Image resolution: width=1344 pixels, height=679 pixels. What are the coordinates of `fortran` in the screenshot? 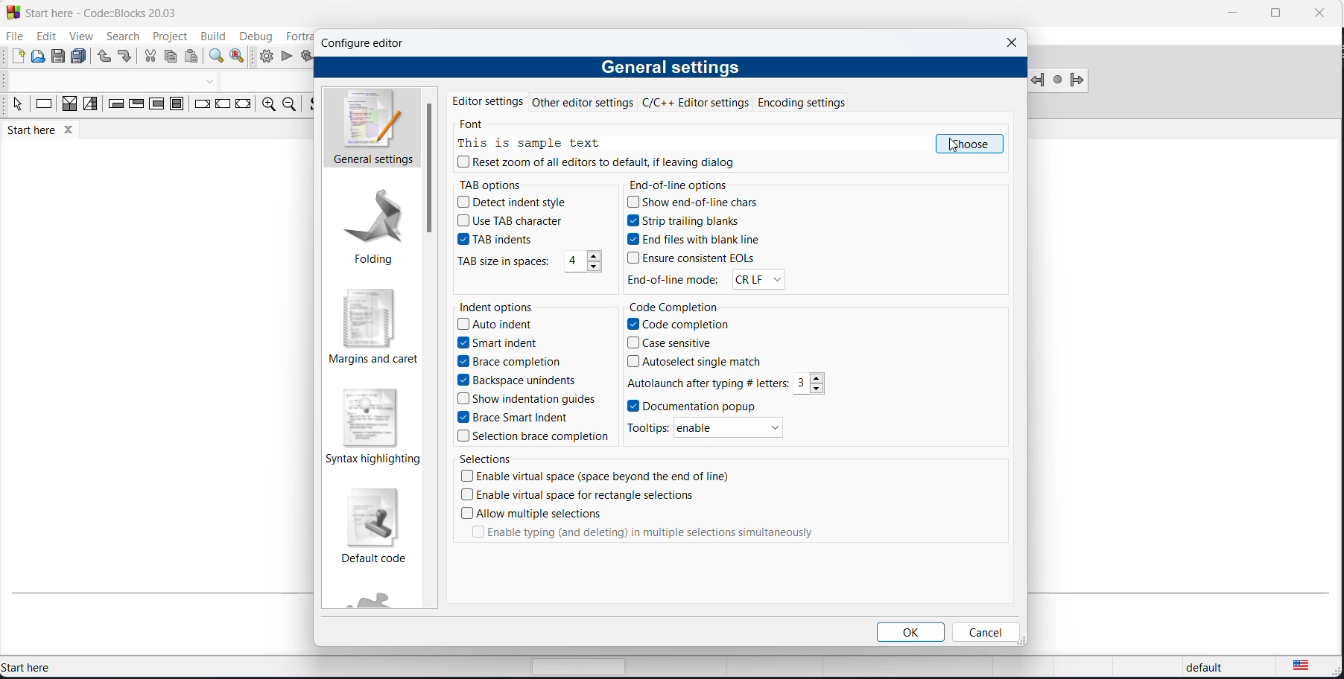 It's located at (295, 34).